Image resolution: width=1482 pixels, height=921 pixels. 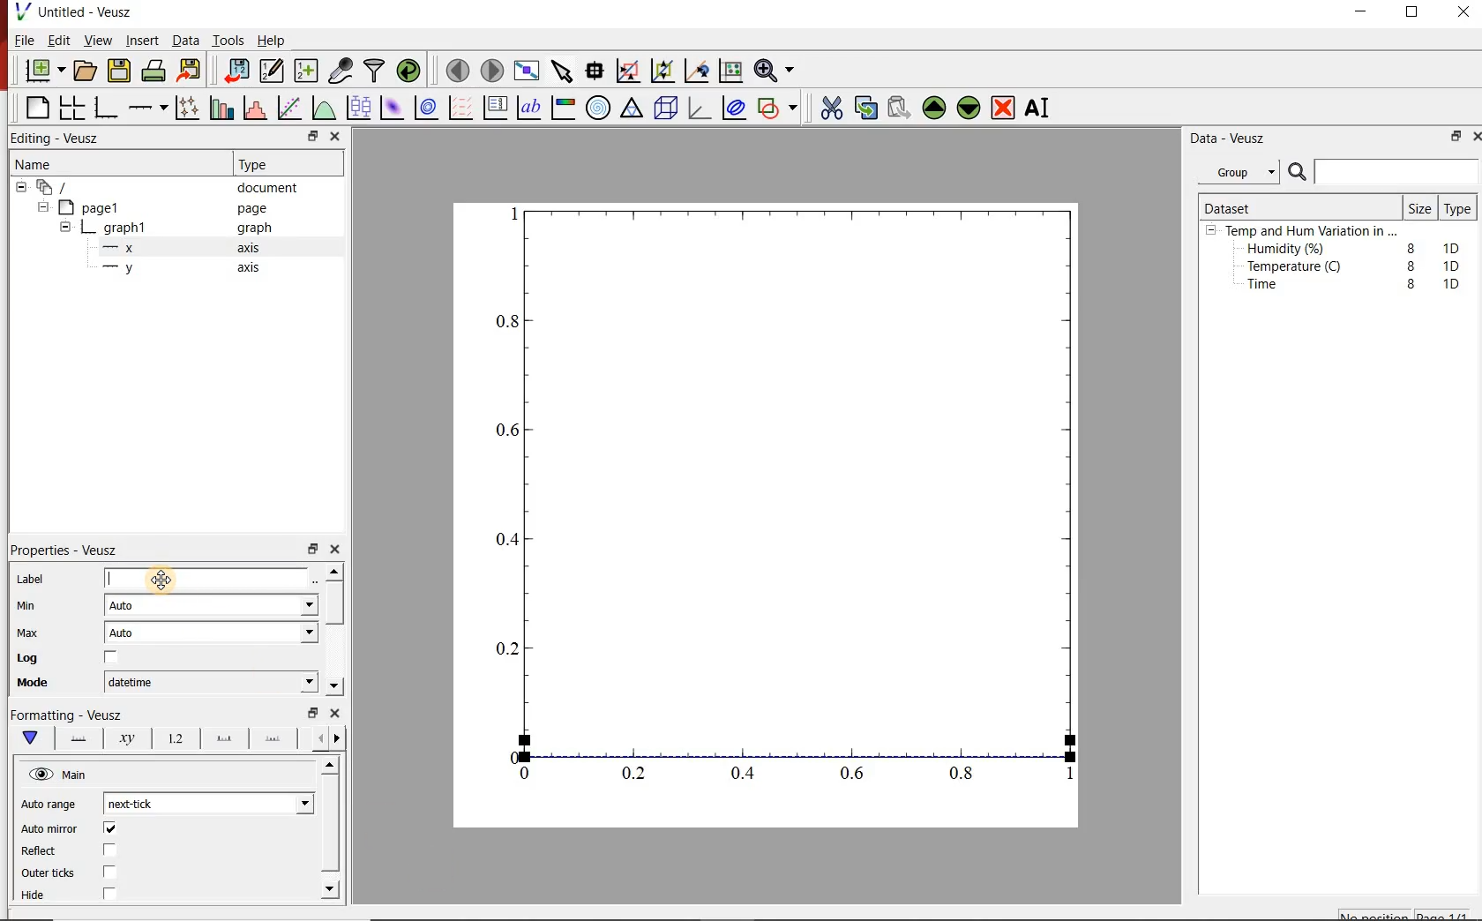 What do you see at coordinates (340, 69) in the screenshot?
I see `capture remote data` at bounding box center [340, 69].